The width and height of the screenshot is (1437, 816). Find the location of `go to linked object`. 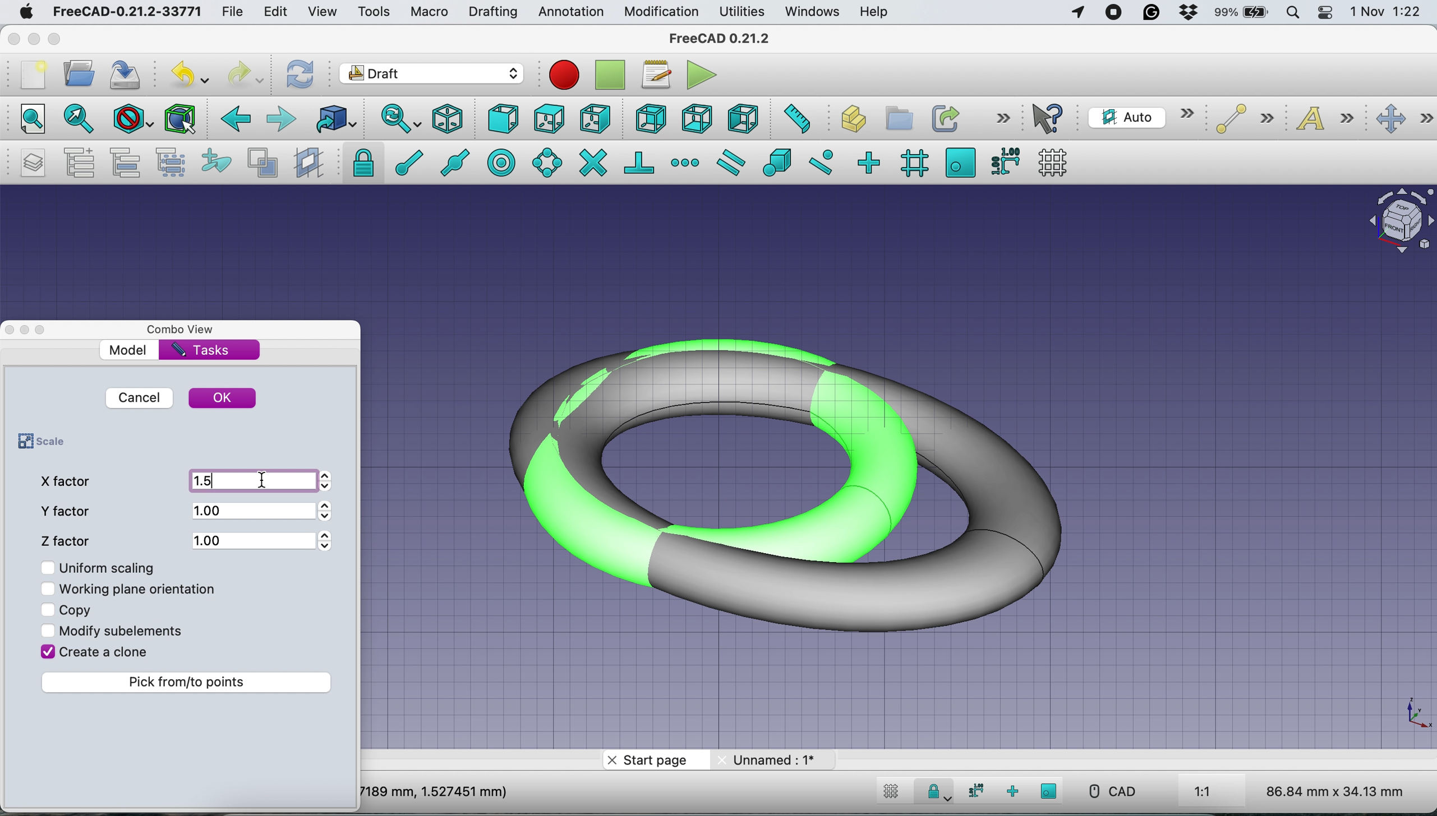

go to linked object is located at coordinates (334, 118).